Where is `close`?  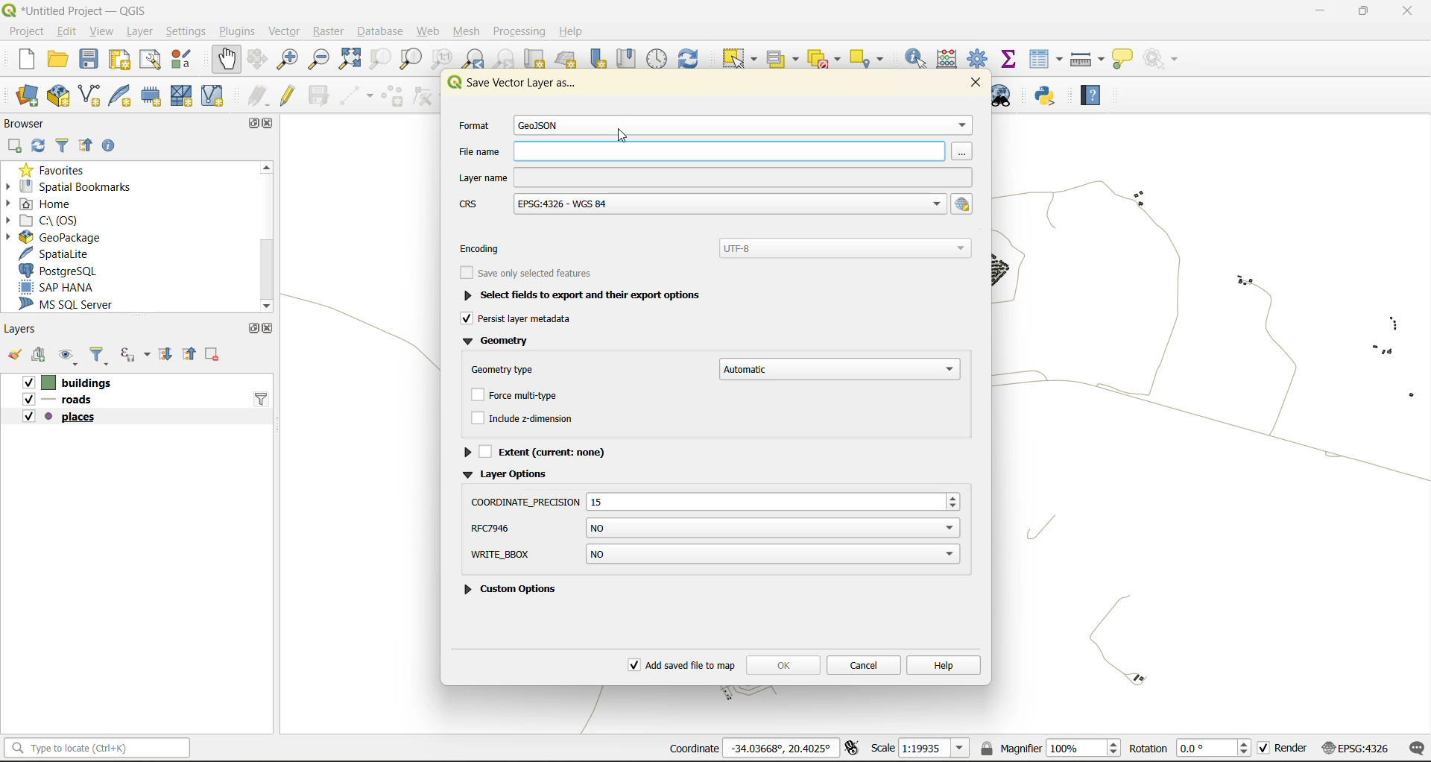 close is located at coordinates (271, 125).